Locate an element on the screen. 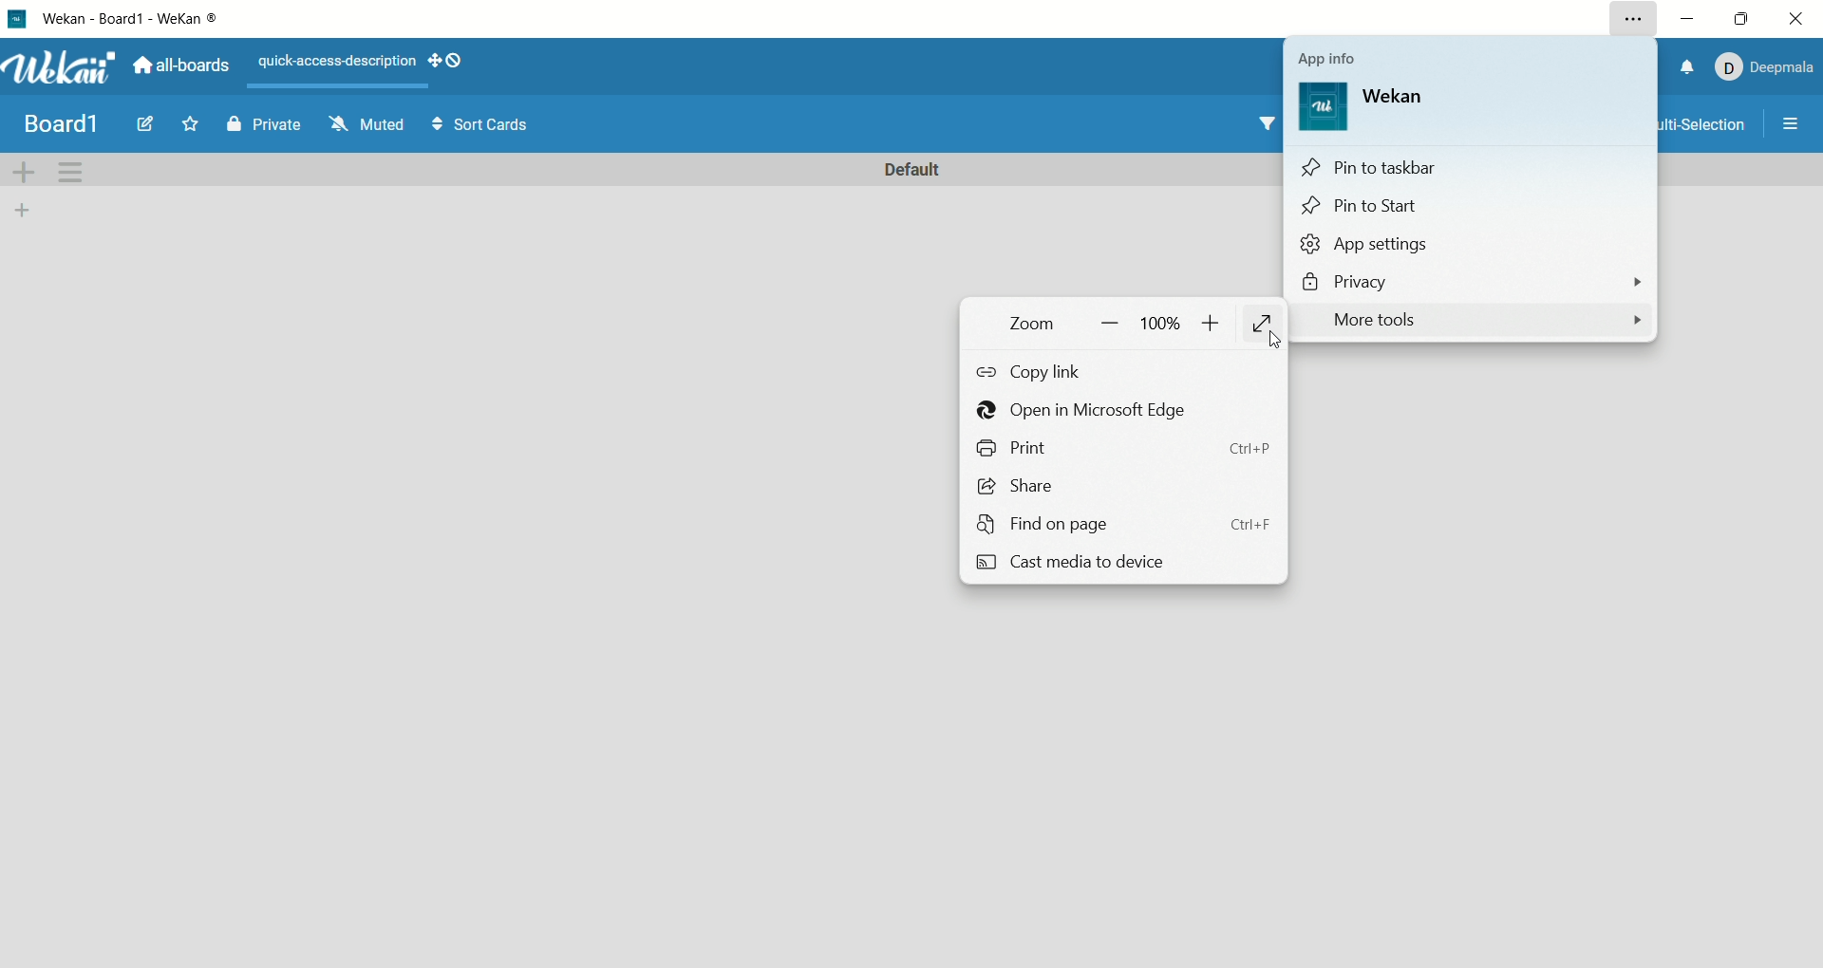  open in microsoft edge is located at coordinates (1083, 414).